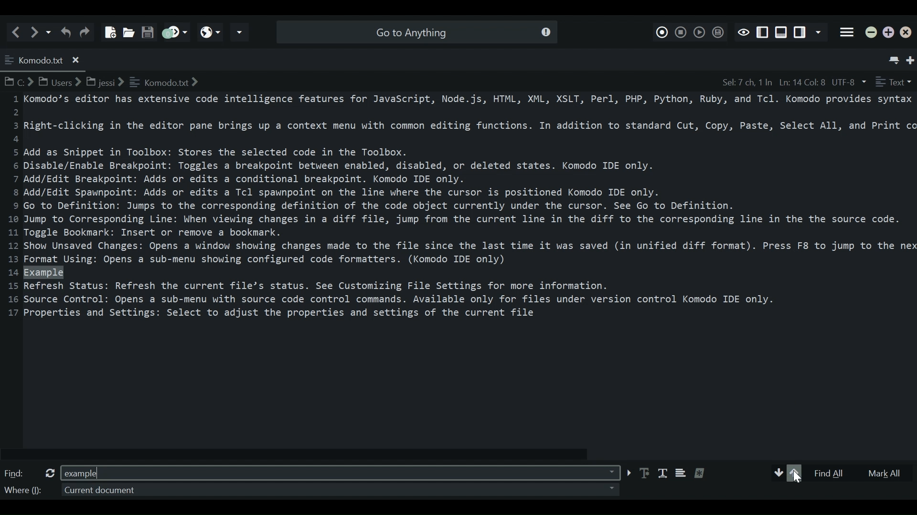 The height and width of the screenshot is (515, 917). I want to click on Mark All, so click(885, 473).